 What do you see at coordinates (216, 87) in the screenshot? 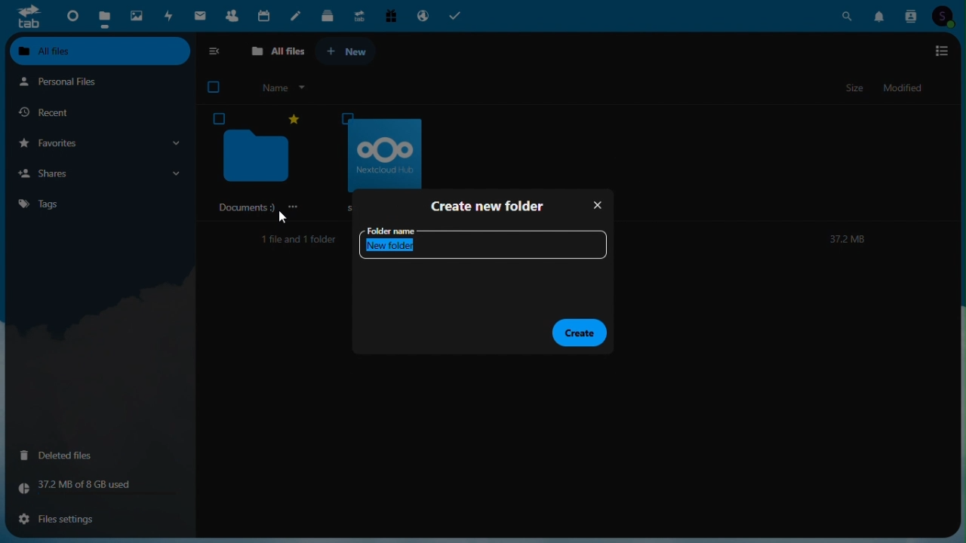
I see `checkbox` at bounding box center [216, 87].